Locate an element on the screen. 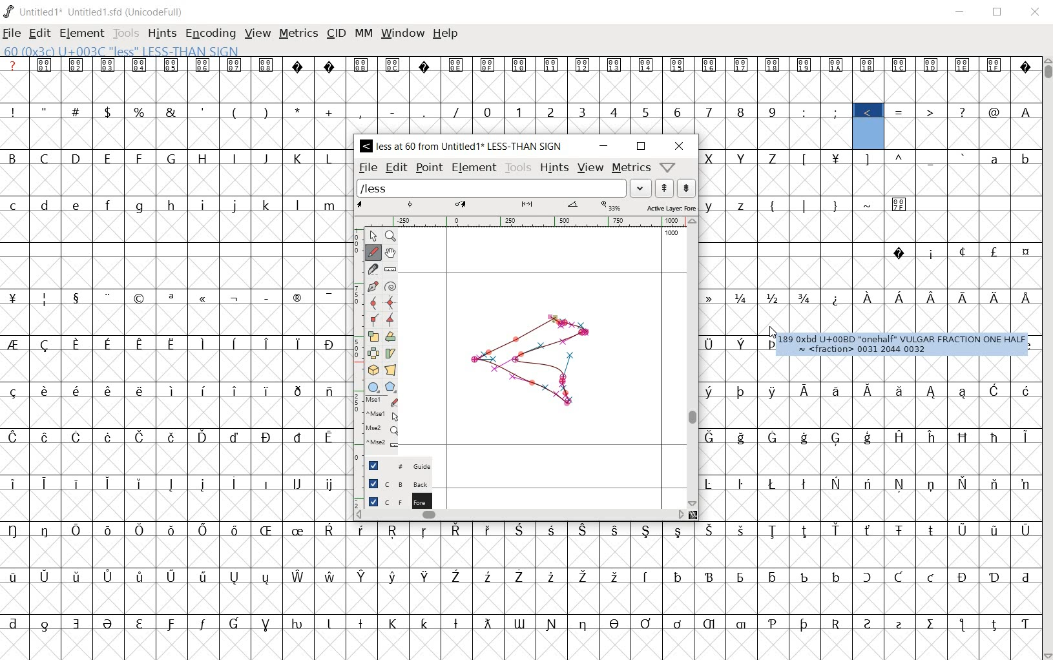  help is located at coordinates (446, 34).